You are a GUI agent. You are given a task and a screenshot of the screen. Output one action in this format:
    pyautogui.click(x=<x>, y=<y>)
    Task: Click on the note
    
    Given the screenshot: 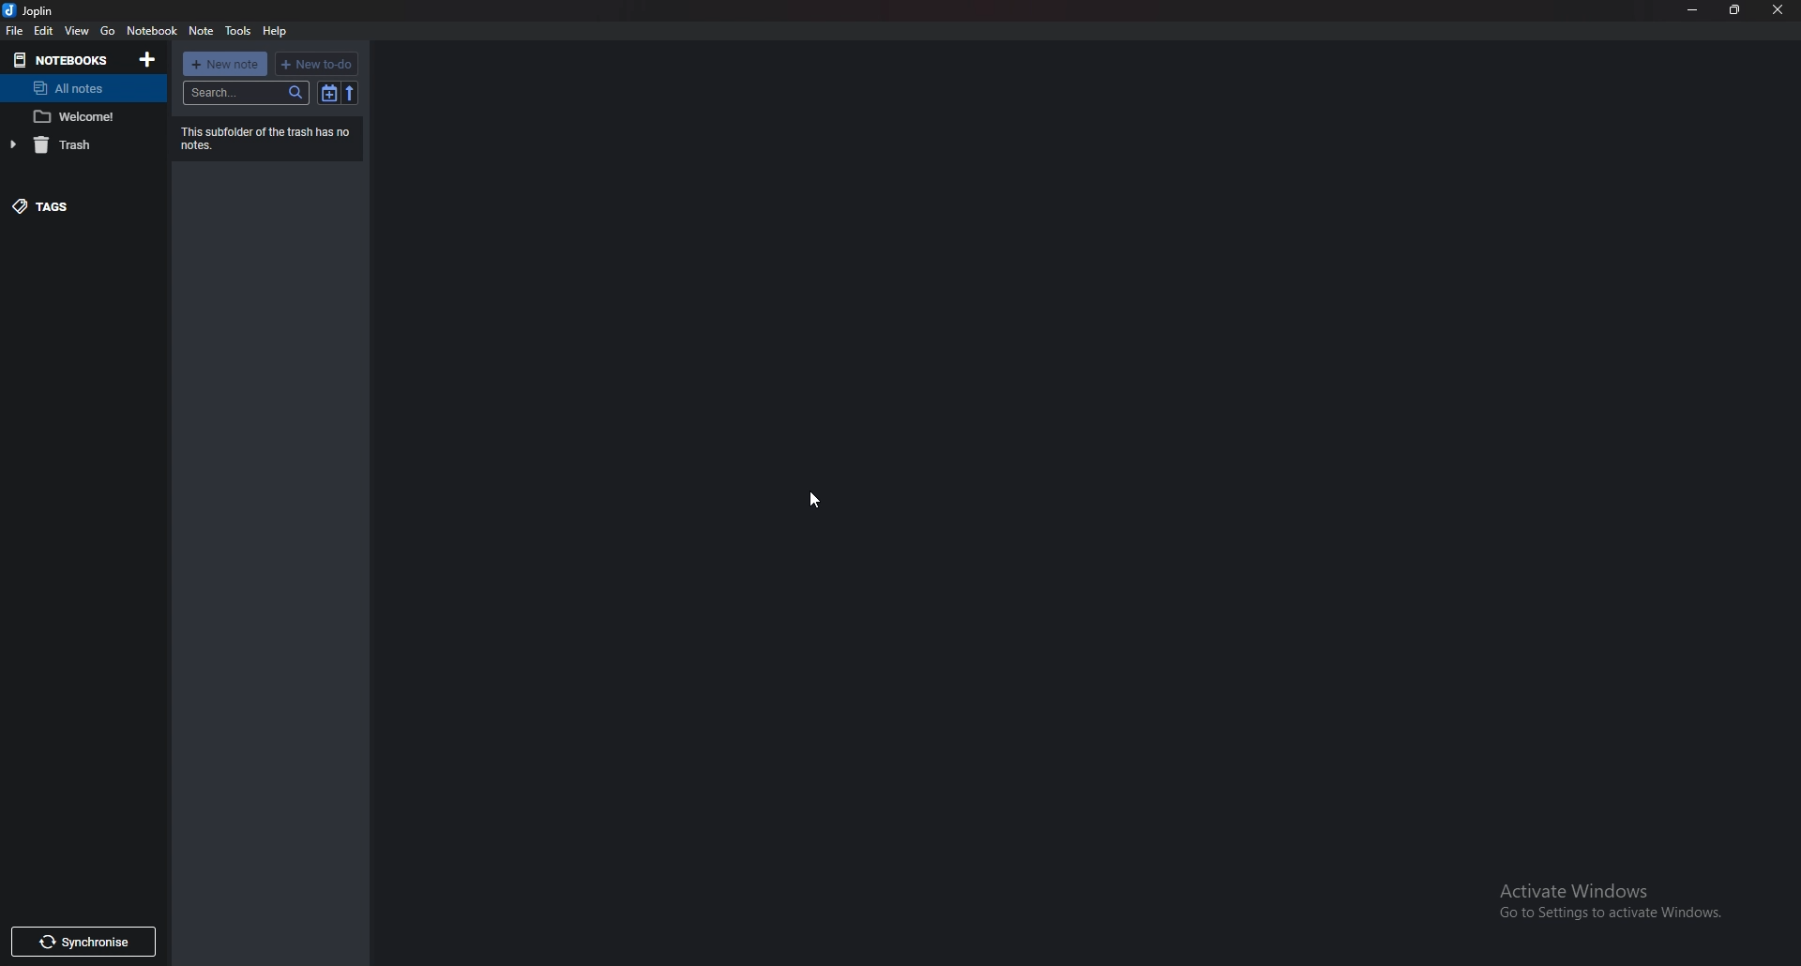 What is the action you would take?
    pyautogui.click(x=202, y=30)
    